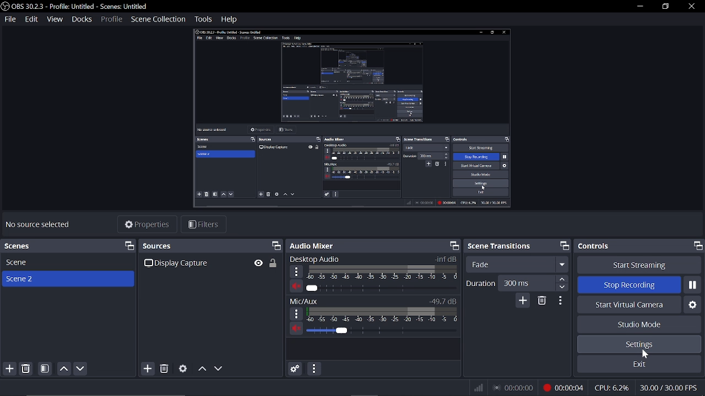  Describe the element at coordinates (381, 289) in the screenshot. I see `display audio volume` at that location.